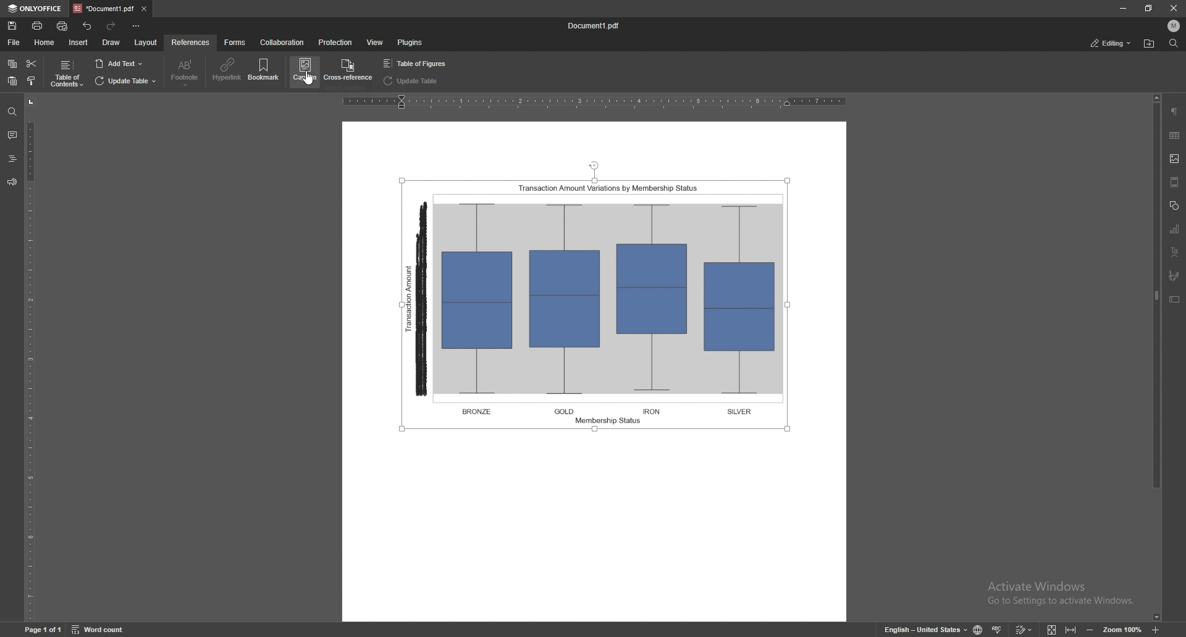 The height and width of the screenshot is (637, 1186). What do you see at coordinates (66, 74) in the screenshot?
I see `table of contents` at bounding box center [66, 74].